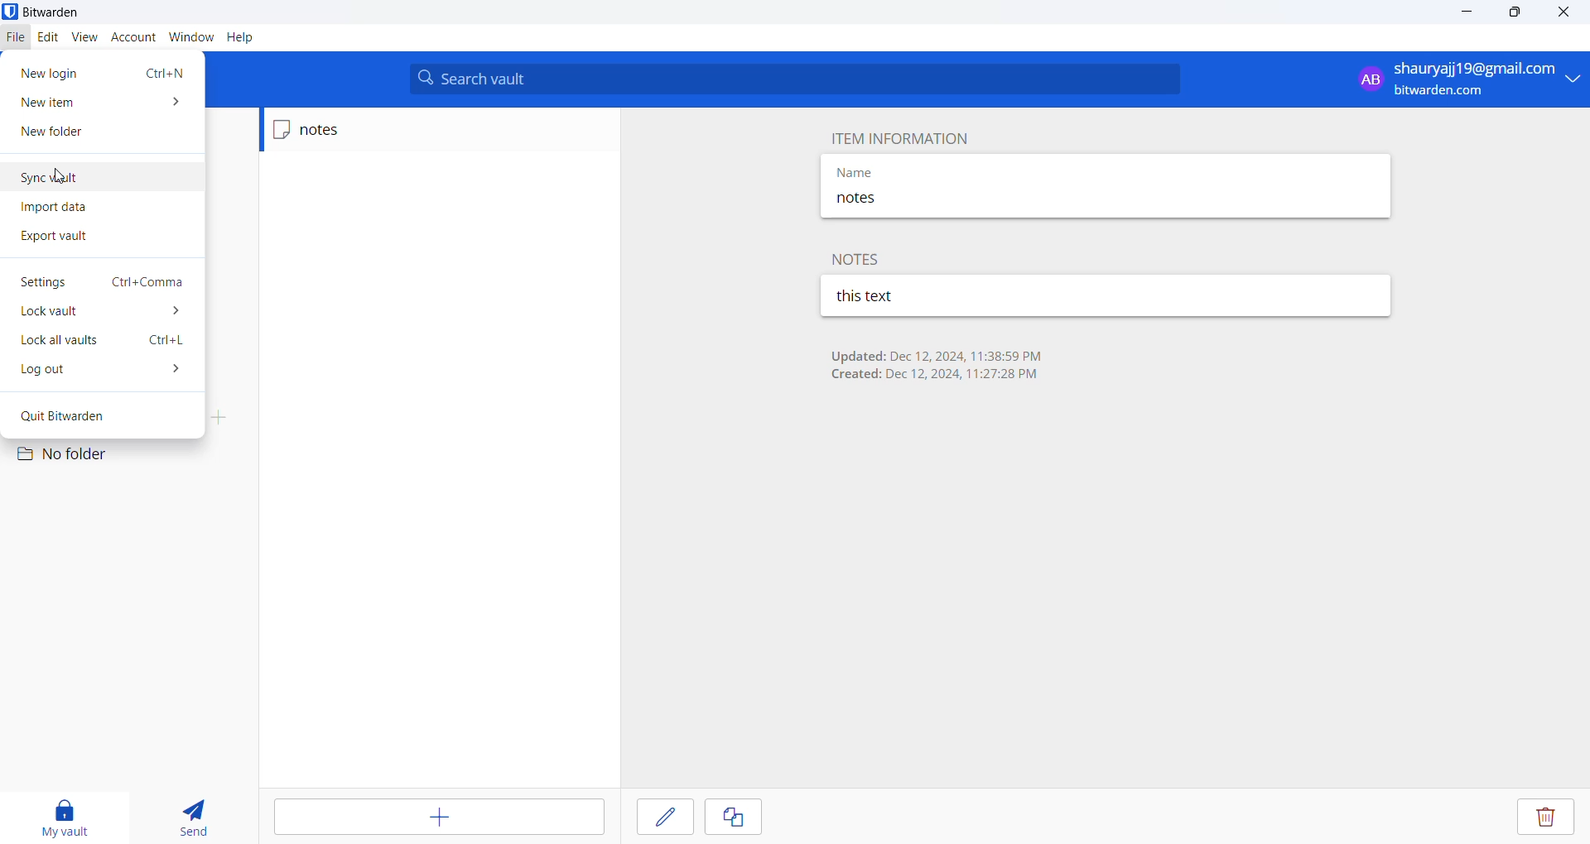 The image size is (1590, 844). What do you see at coordinates (1544, 818) in the screenshot?
I see `delete` at bounding box center [1544, 818].